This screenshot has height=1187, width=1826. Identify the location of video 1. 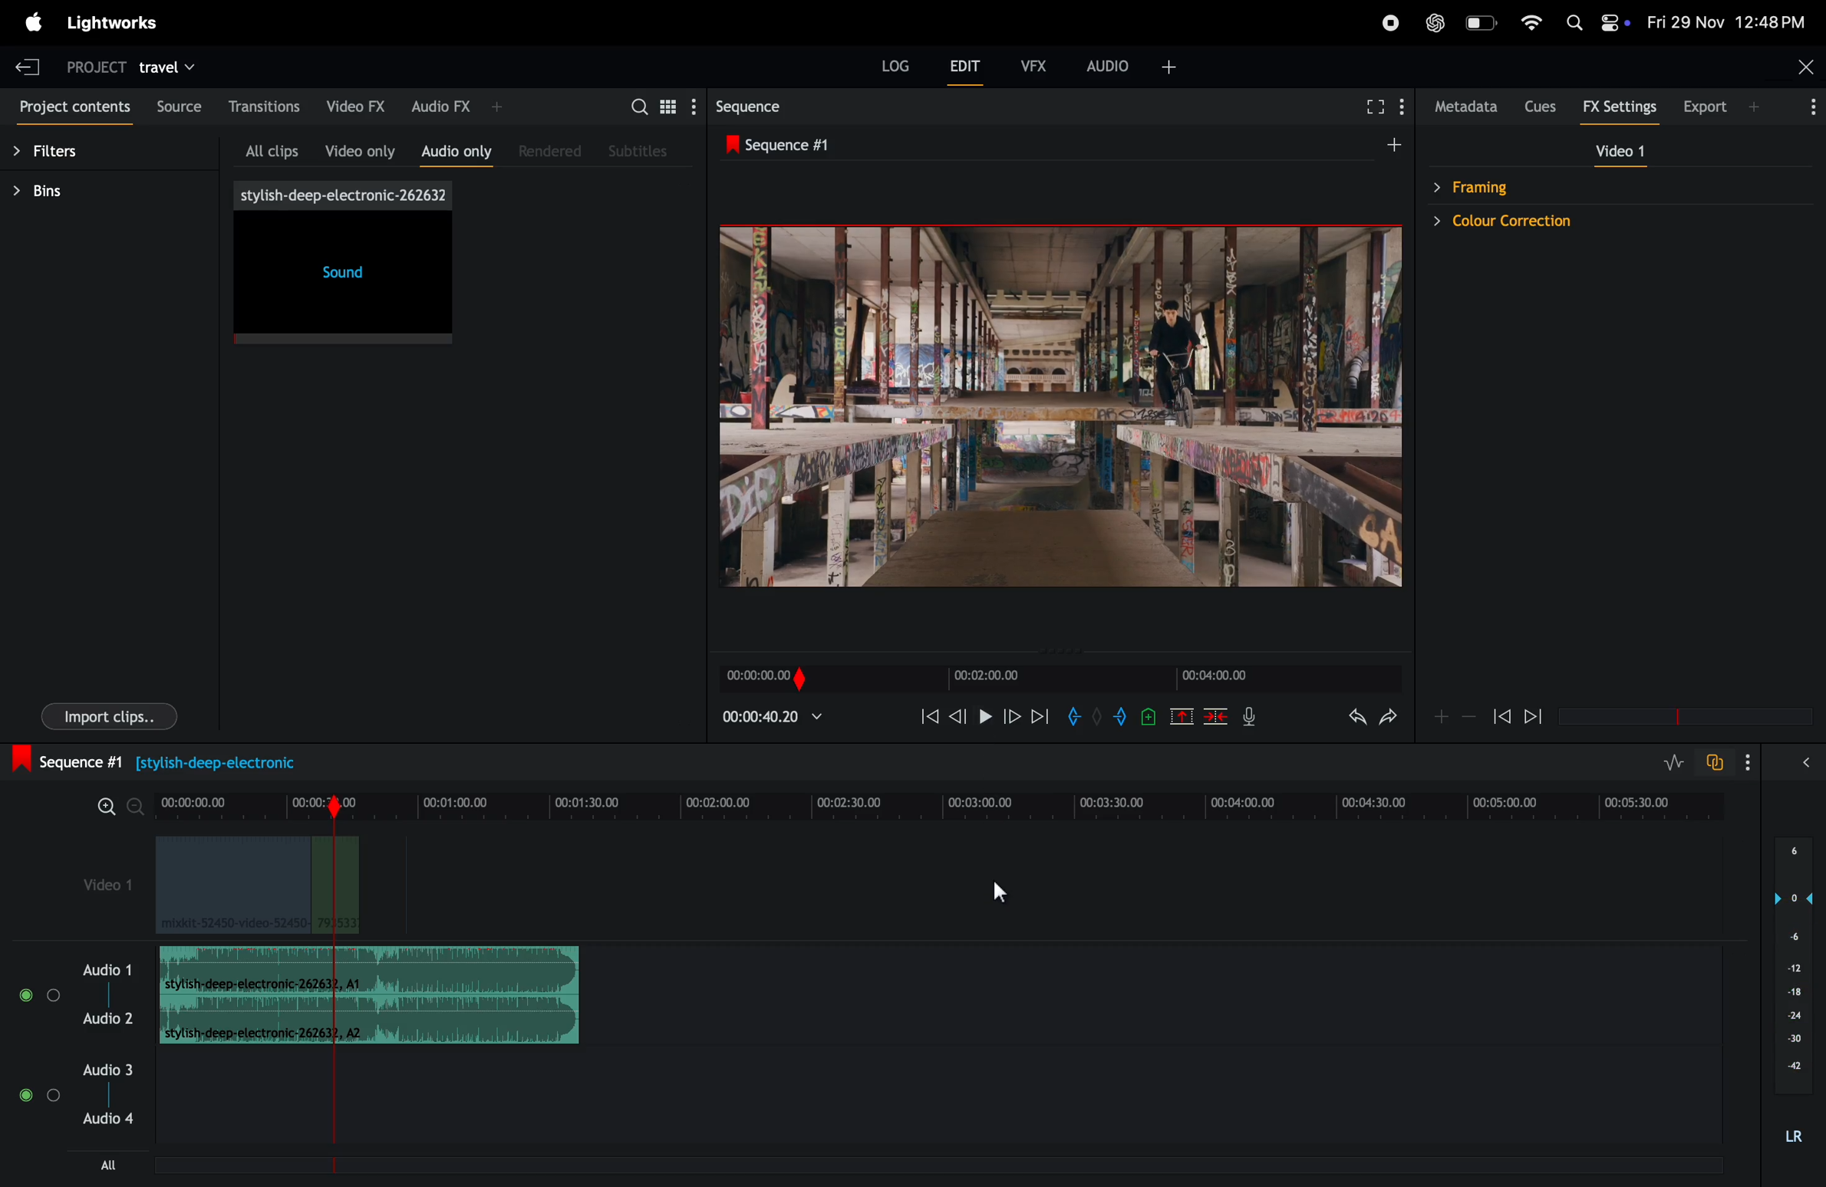
(104, 889).